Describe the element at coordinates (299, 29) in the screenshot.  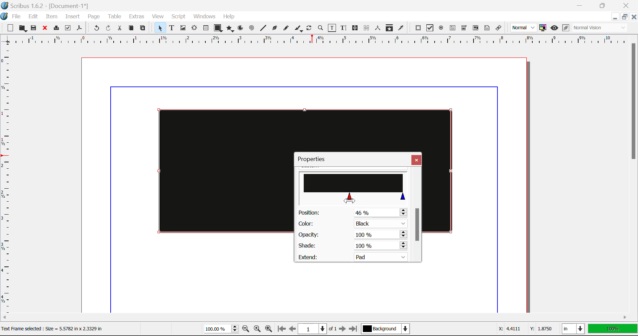
I see `Calligraphic Line` at that location.